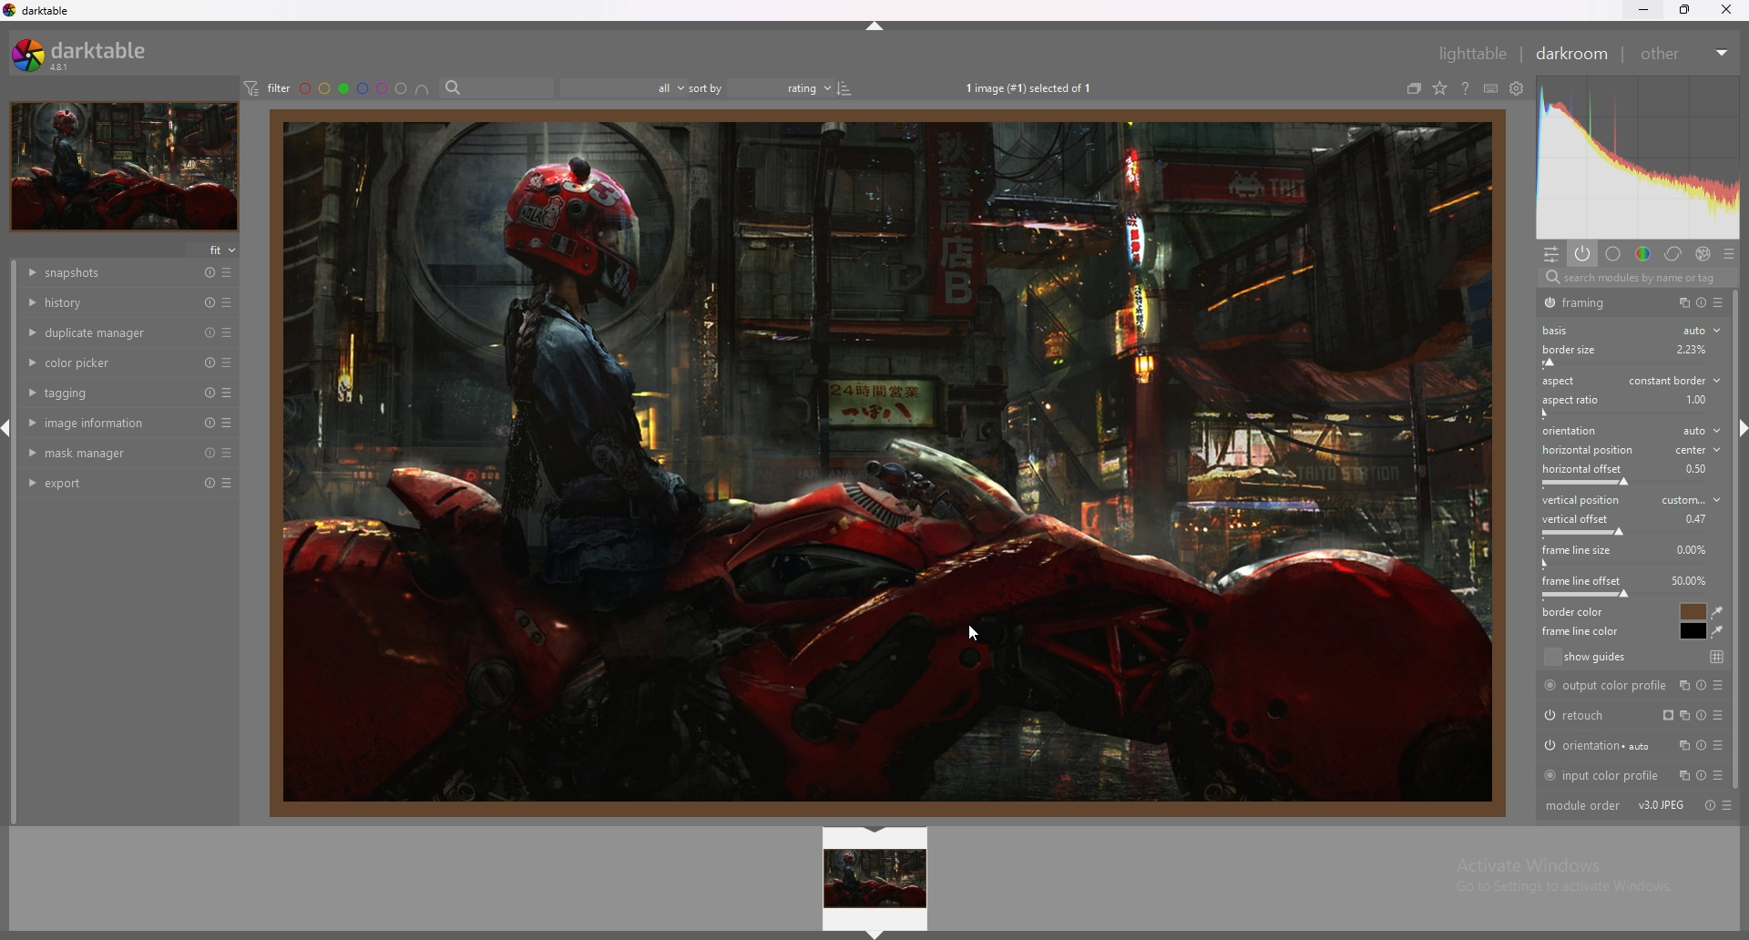 The width and height of the screenshot is (1749, 940). Describe the element at coordinates (210, 453) in the screenshot. I see `reset` at that location.